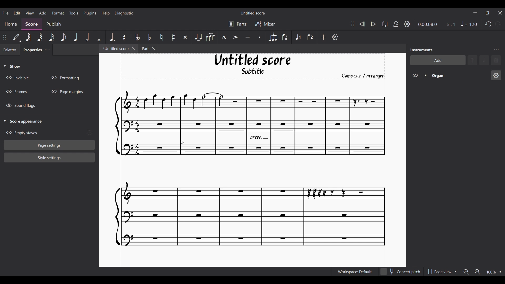  Describe the element at coordinates (161, 37) in the screenshot. I see `Toggle natural` at that location.